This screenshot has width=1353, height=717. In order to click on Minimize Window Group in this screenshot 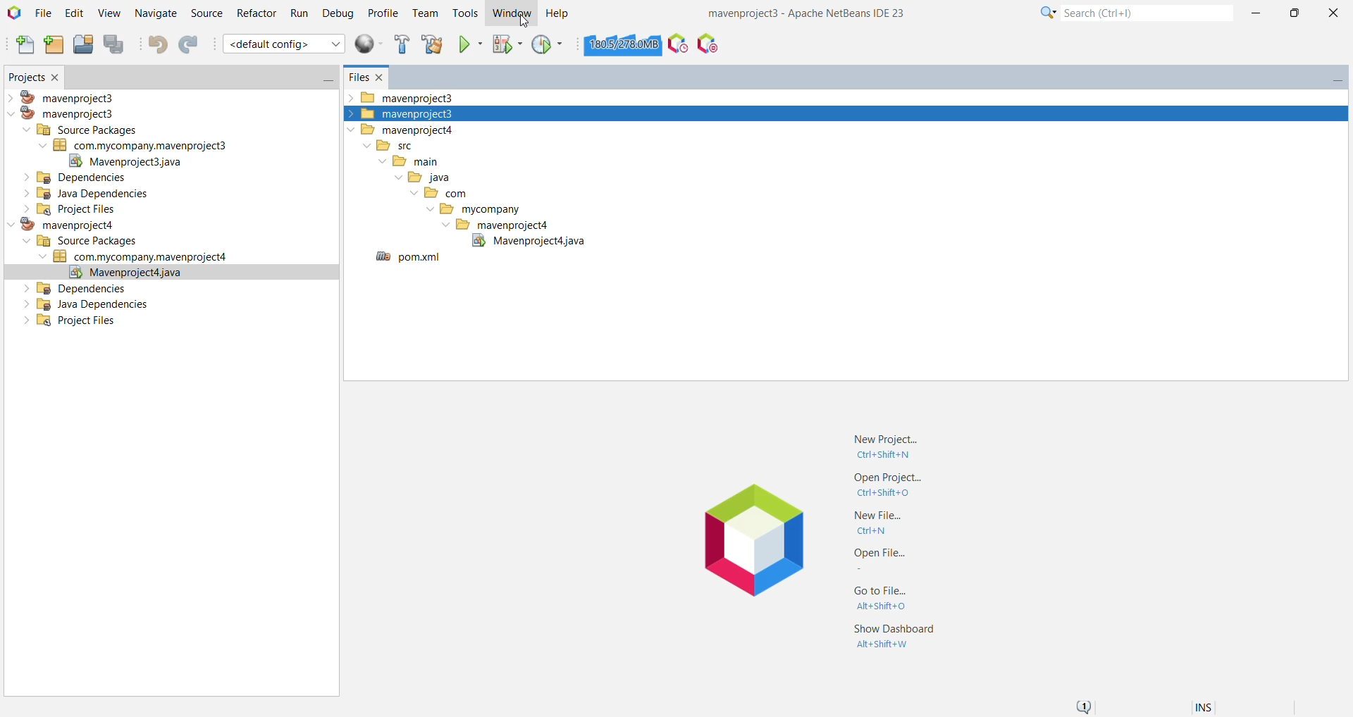, I will do `click(1335, 77)`.